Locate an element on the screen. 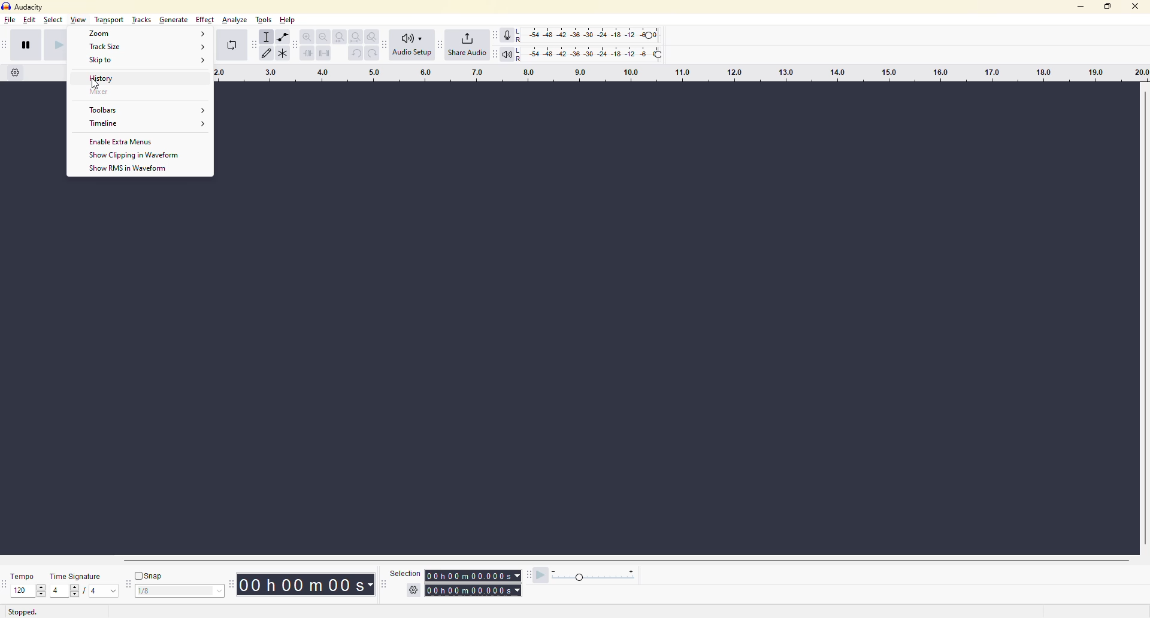 The image size is (1150, 618). cursor is located at coordinates (95, 85).